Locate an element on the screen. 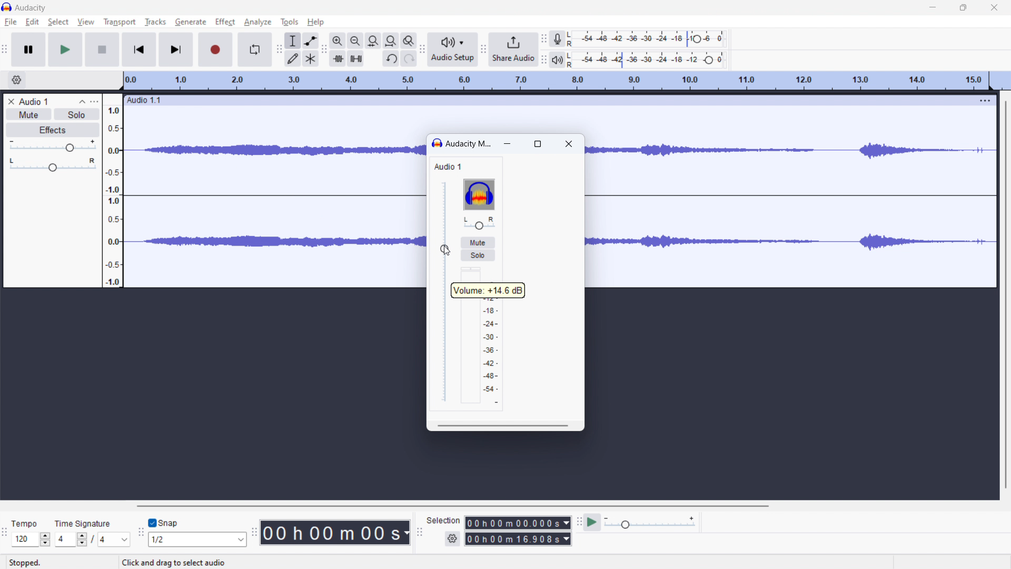  effect is located at coordinates (225, 22).